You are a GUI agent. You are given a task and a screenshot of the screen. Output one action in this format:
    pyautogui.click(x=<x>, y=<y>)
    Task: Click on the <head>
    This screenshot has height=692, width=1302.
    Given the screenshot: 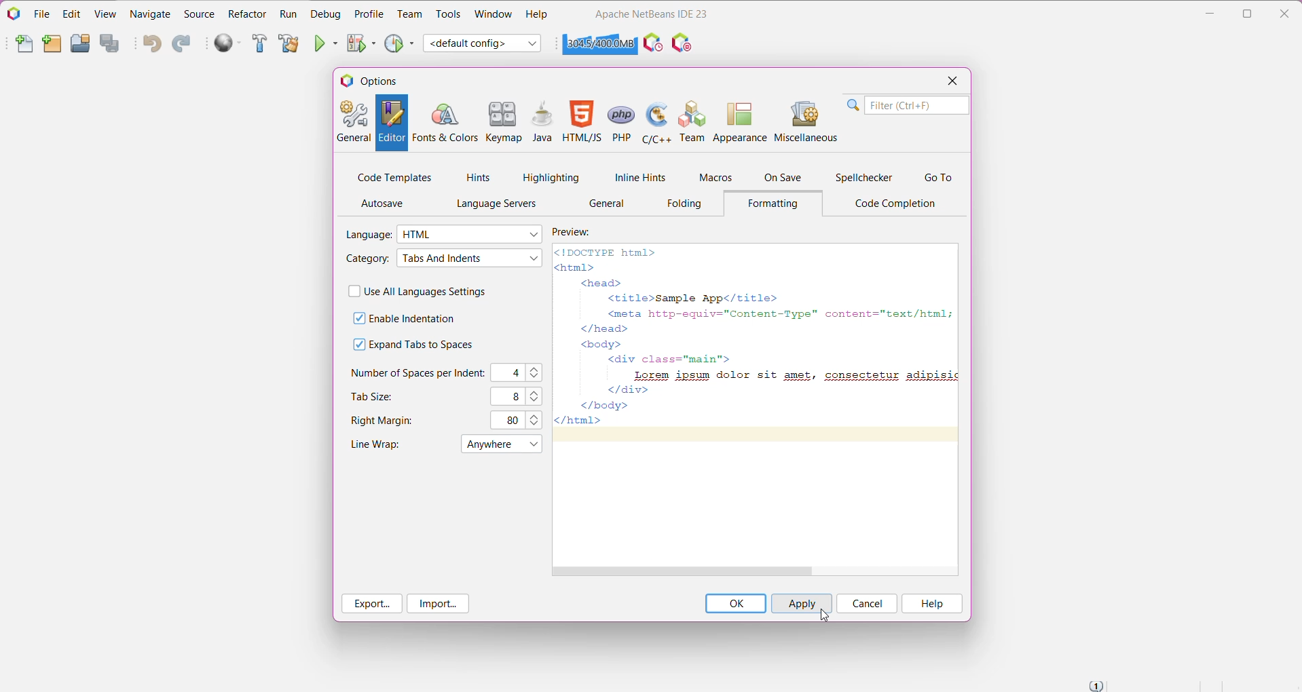 What is the action you would take?
    pyautogui.click(x=599, y=284)
    